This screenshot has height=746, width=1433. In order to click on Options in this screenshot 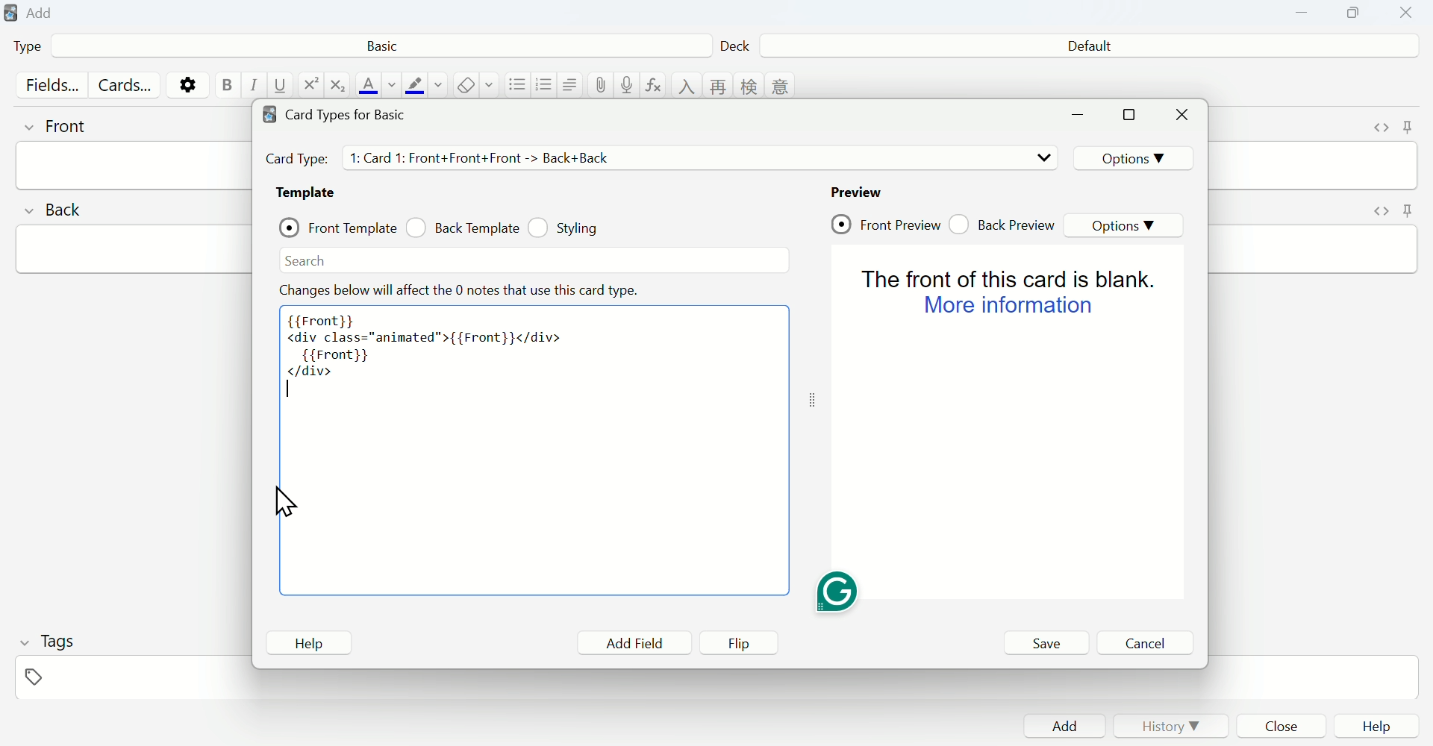, I will do `click(1123, 225)`.